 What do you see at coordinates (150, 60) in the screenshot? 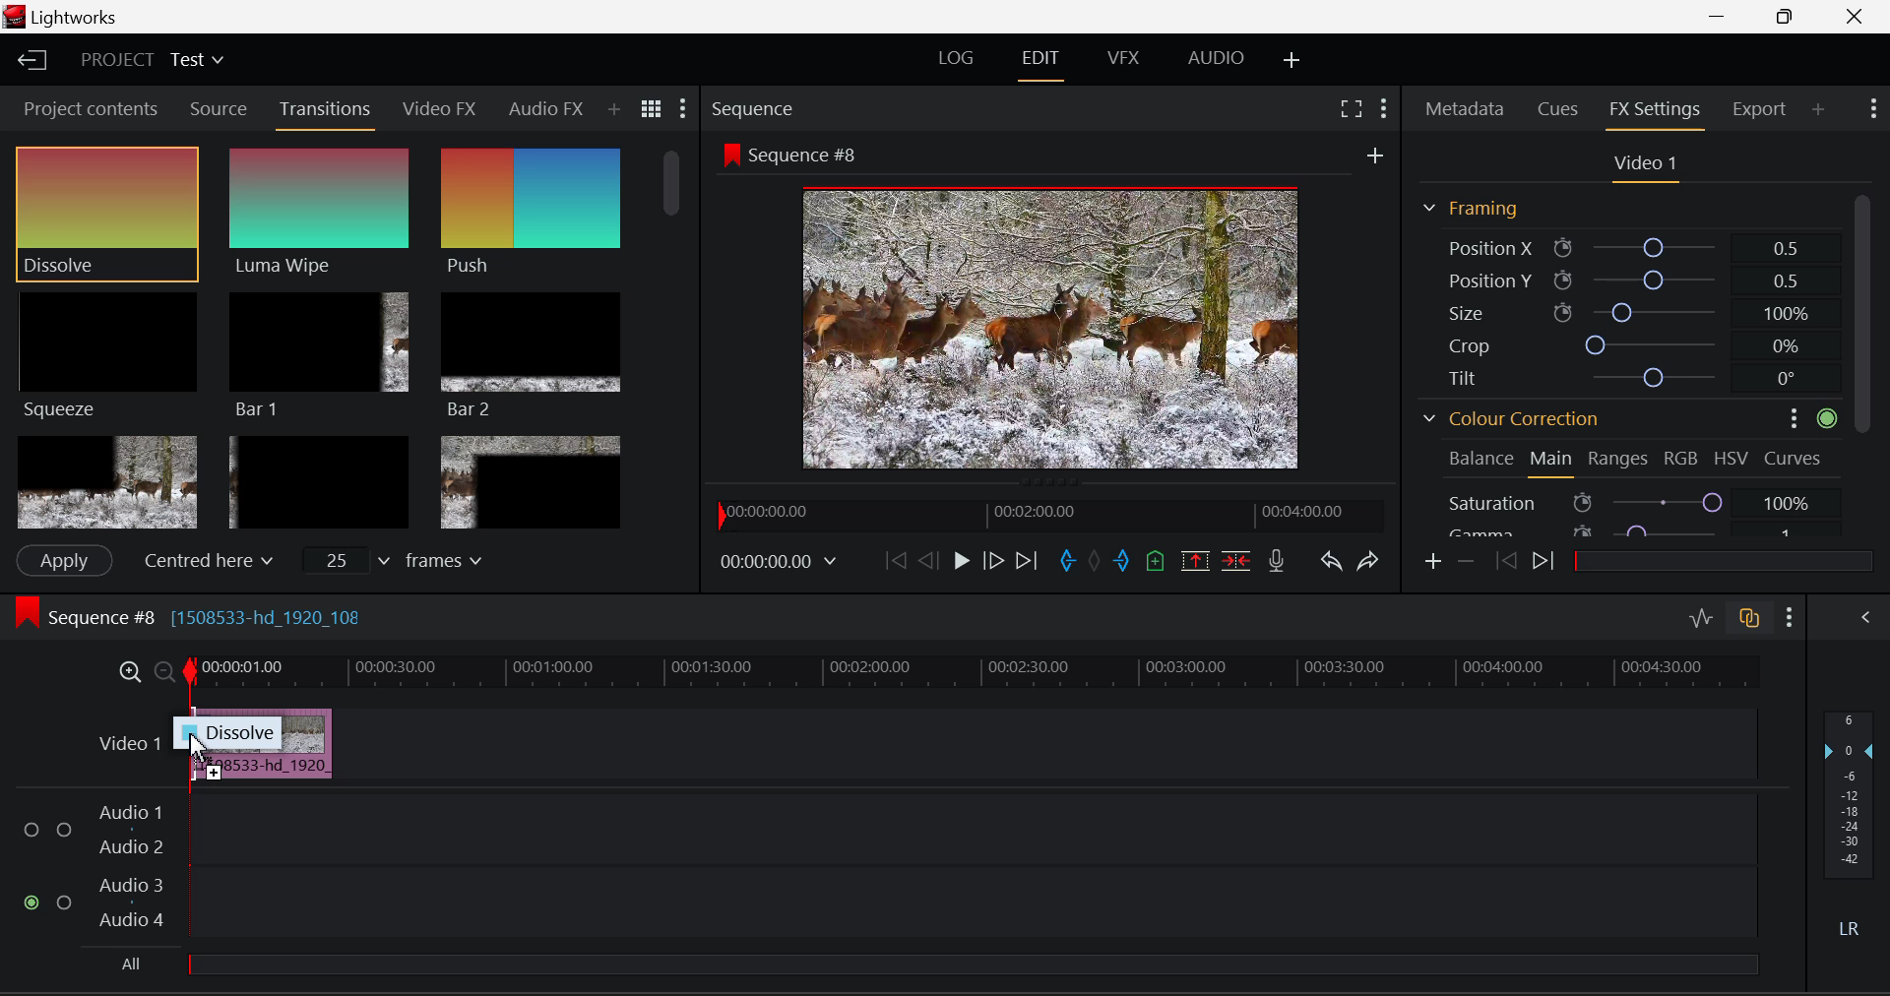
I see `Project Title` at bounding box center [150, 60].